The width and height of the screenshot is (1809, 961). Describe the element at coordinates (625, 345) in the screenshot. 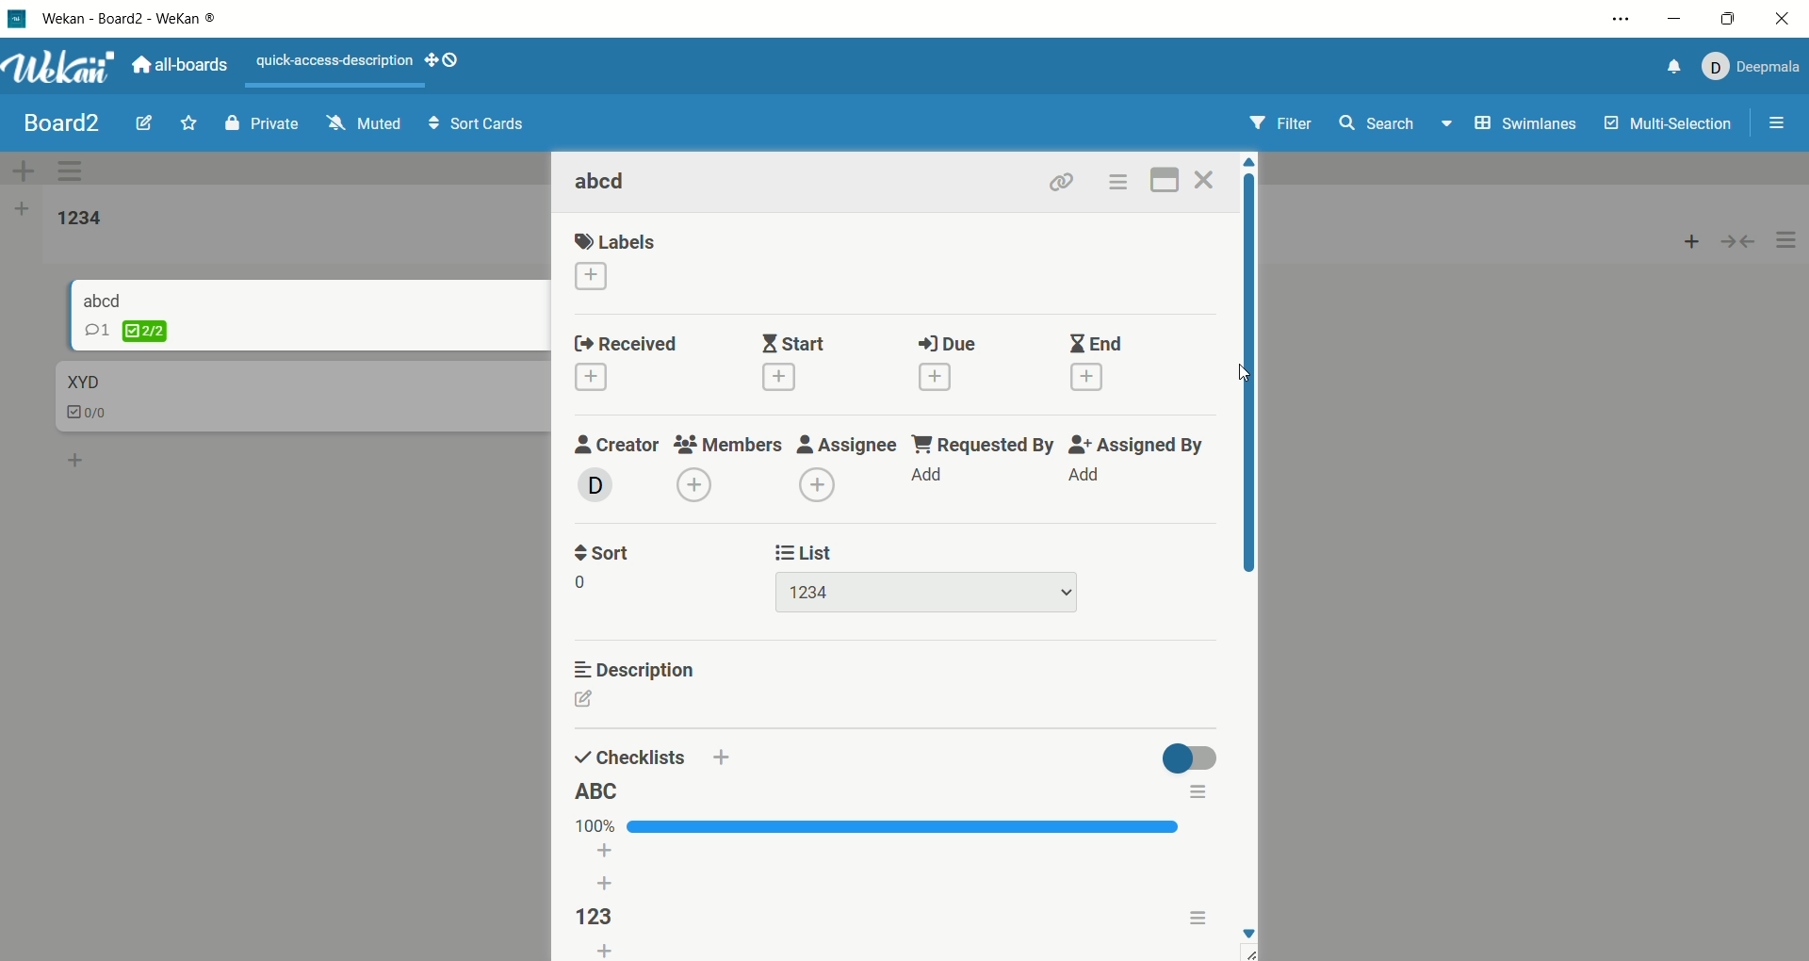

I see `received` at that location.